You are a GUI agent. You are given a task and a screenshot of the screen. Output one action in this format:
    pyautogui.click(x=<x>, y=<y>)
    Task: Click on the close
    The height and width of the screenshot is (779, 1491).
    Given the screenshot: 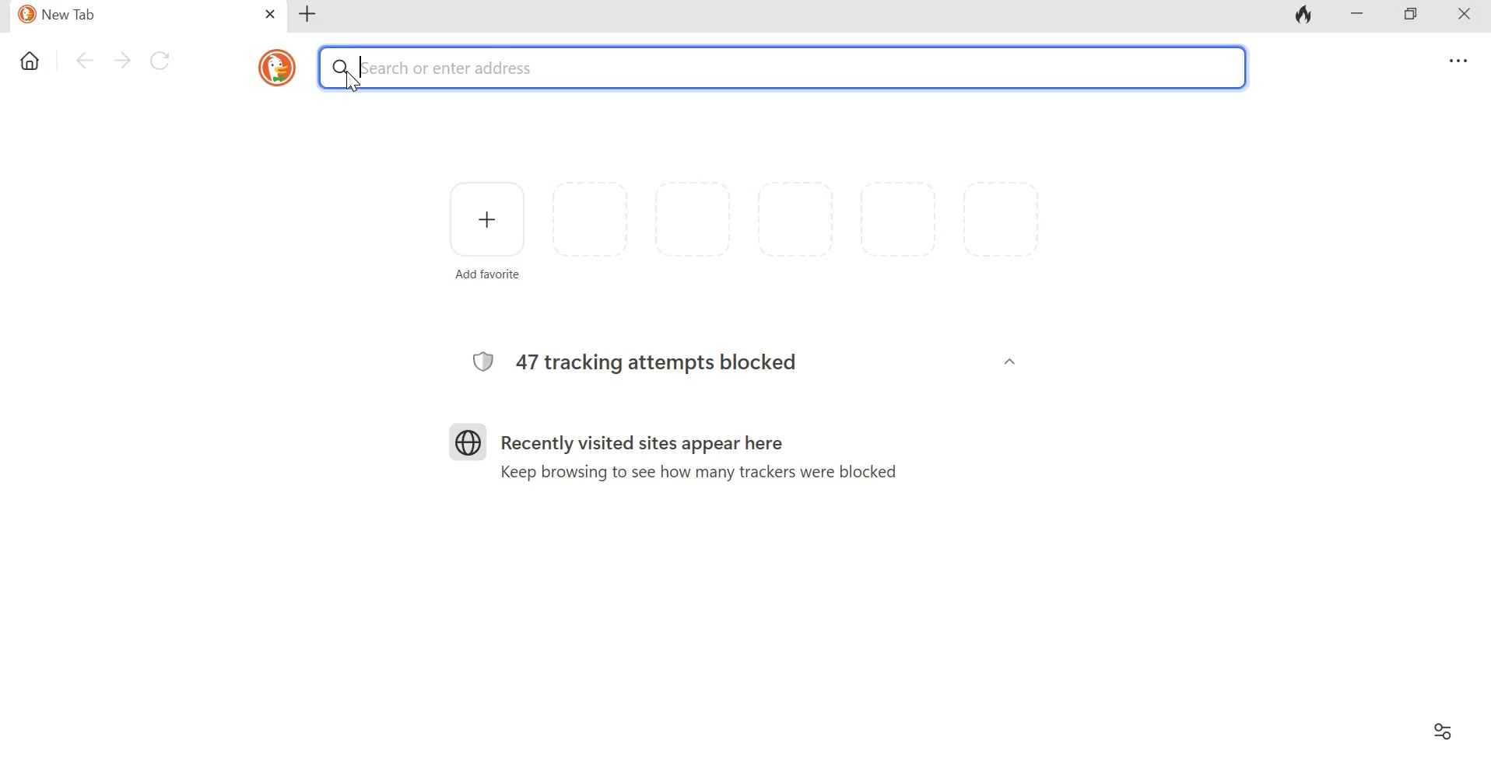 What is the action you would take?
    pyautogui.click(x=268, y=13)
    